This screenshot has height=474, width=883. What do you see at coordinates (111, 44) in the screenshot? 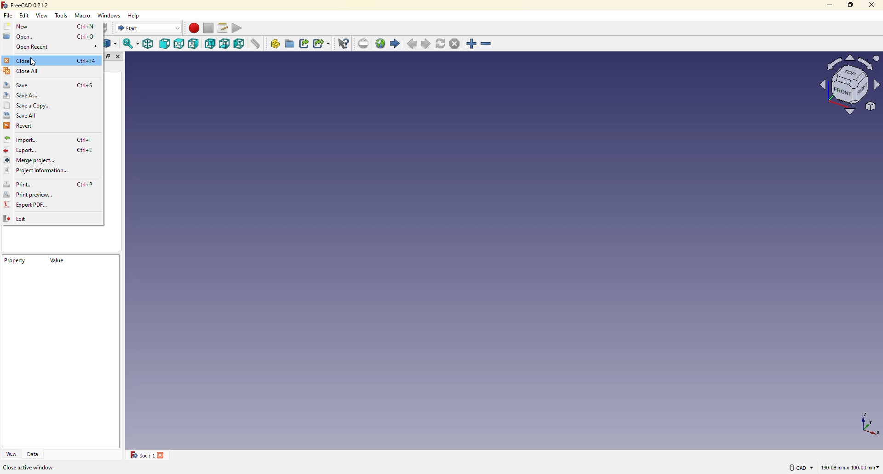
I see `go to linked objects` at bounding box center [111, 44].